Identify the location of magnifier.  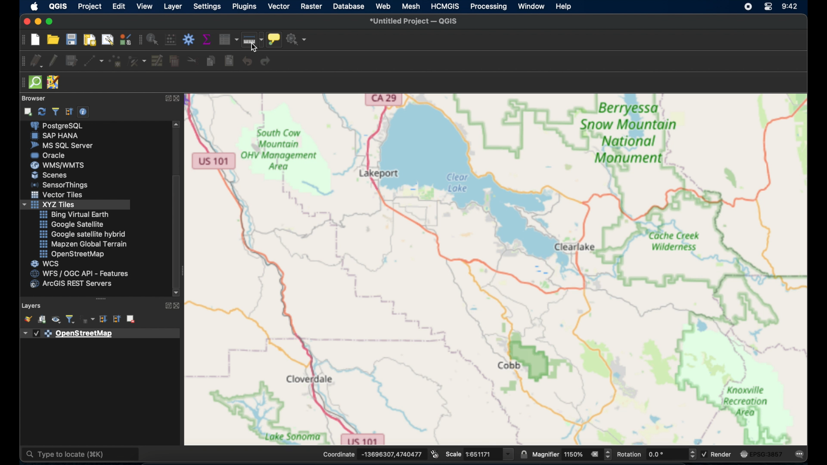
(572, 455).